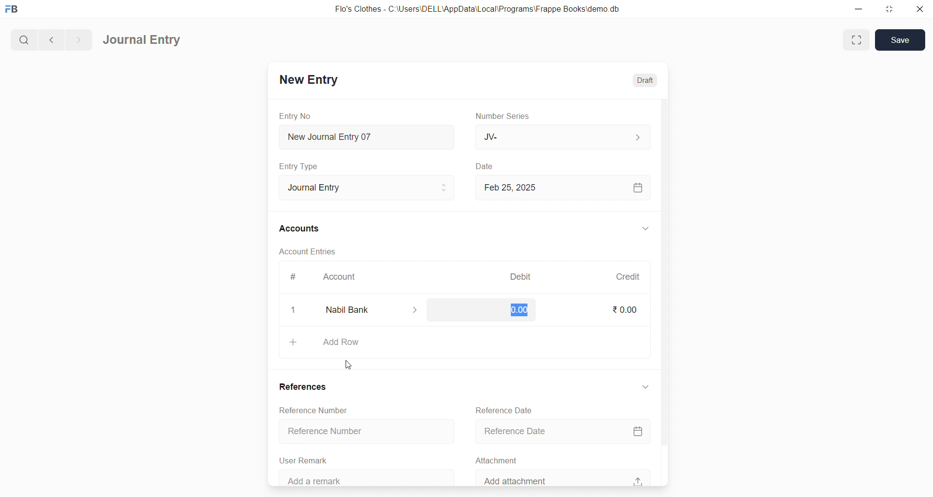 This screenshot has height=497, width=933. I want to click on Accounts, so click(300, 229).